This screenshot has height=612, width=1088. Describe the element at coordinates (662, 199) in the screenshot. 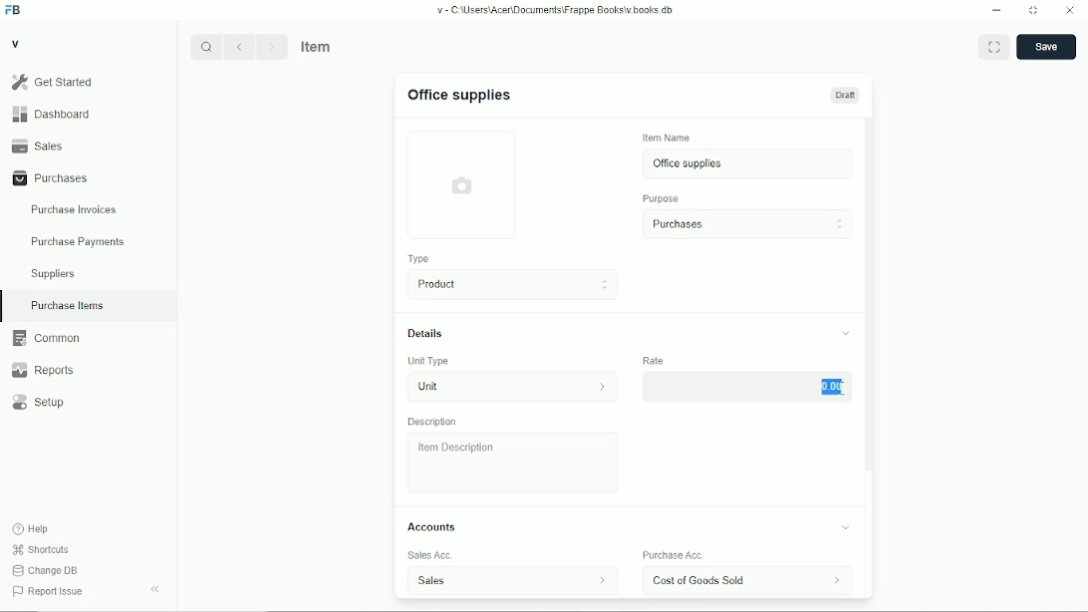

I see `purpose` at that location.